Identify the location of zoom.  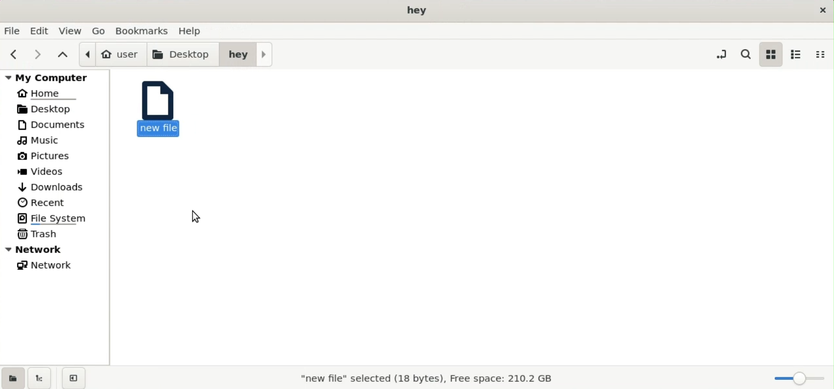
(797, 378).